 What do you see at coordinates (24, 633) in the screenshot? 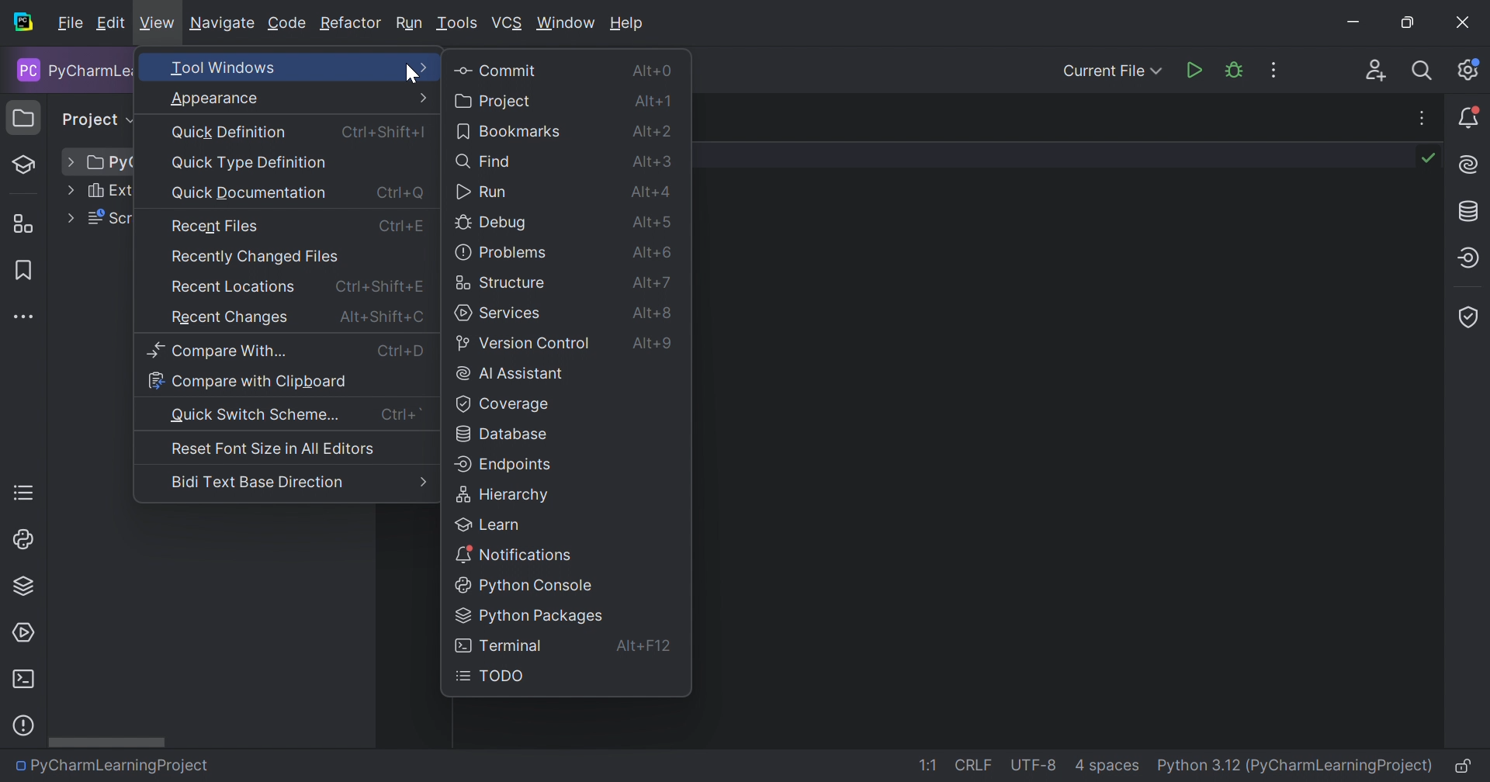
I see `Services` at bounding box center [24, 633].